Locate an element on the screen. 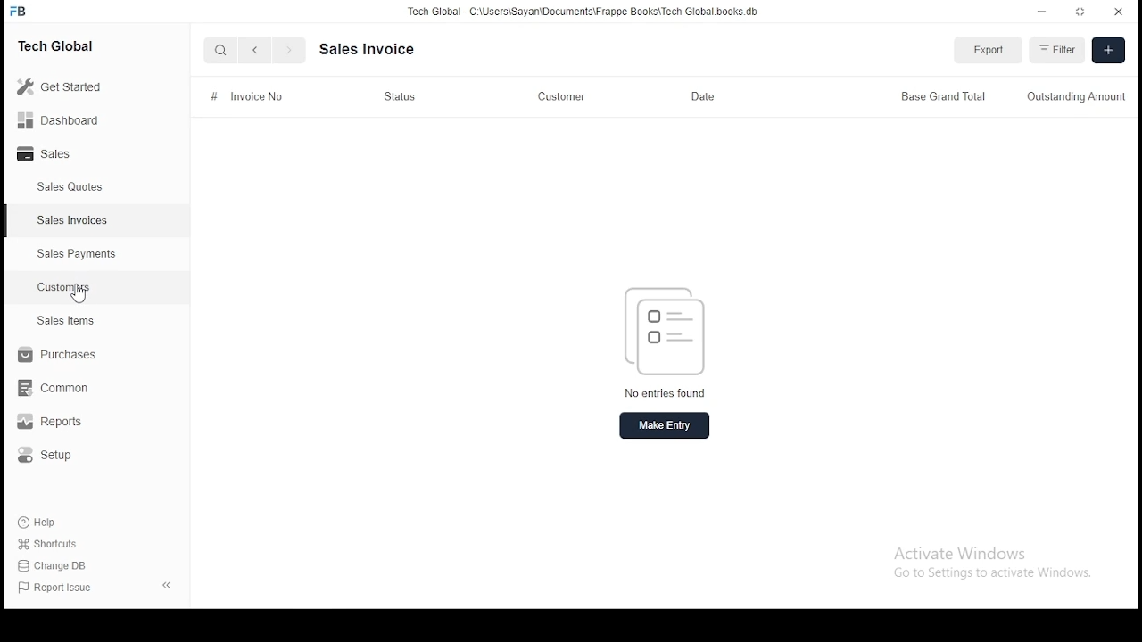 The width and height of the screenshot is (1142, 642). logo is located at coordinates (666, 332).